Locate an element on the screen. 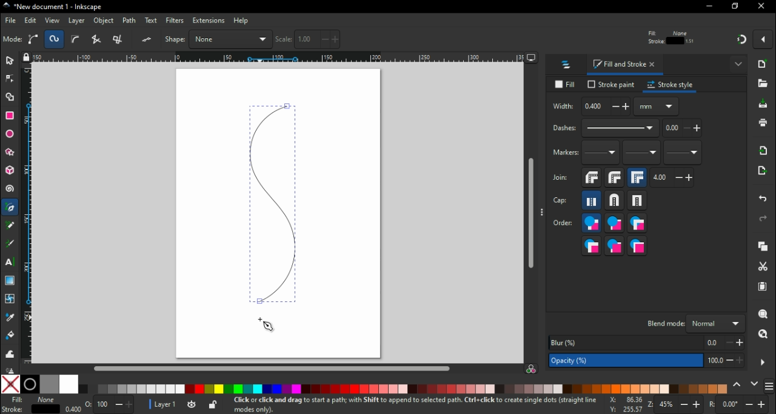 This screenshot has width=776, height=414. end marker is located at coordinates (684, 155).